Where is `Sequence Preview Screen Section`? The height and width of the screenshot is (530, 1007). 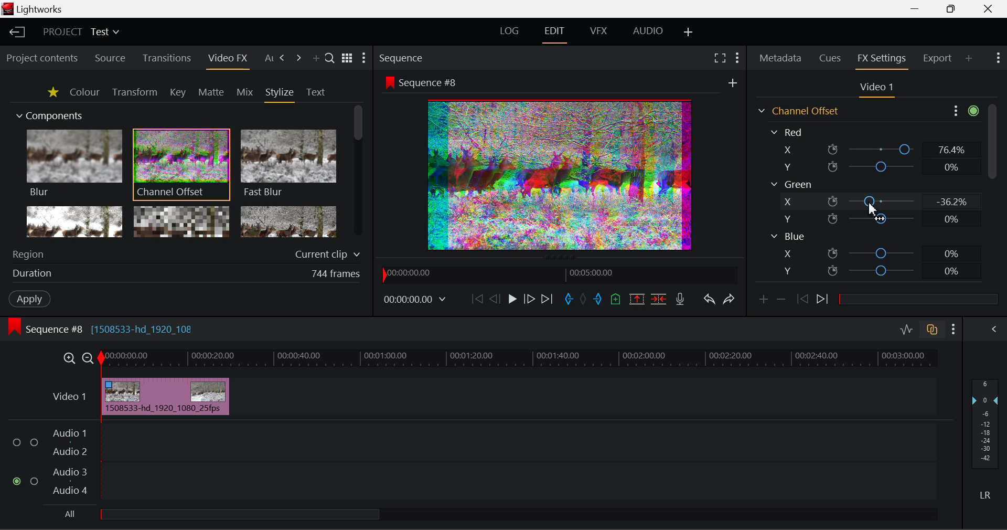
Sequence Preview Screen Section is located at coordinates (561, 81).